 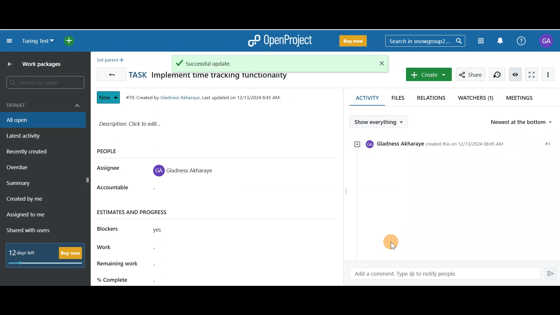 I want to click on Meetings, so click(x=521, y=97).